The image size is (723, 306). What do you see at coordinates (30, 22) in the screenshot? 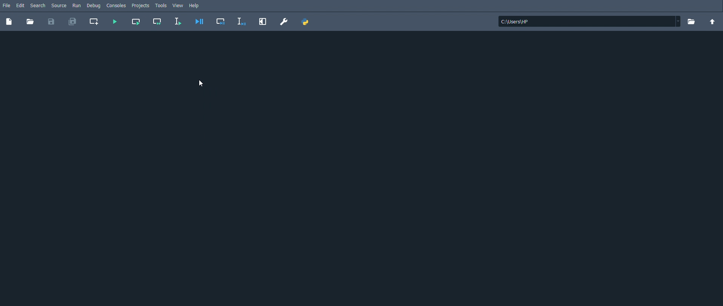
I see `Open file` at bounding box center [30, 22].